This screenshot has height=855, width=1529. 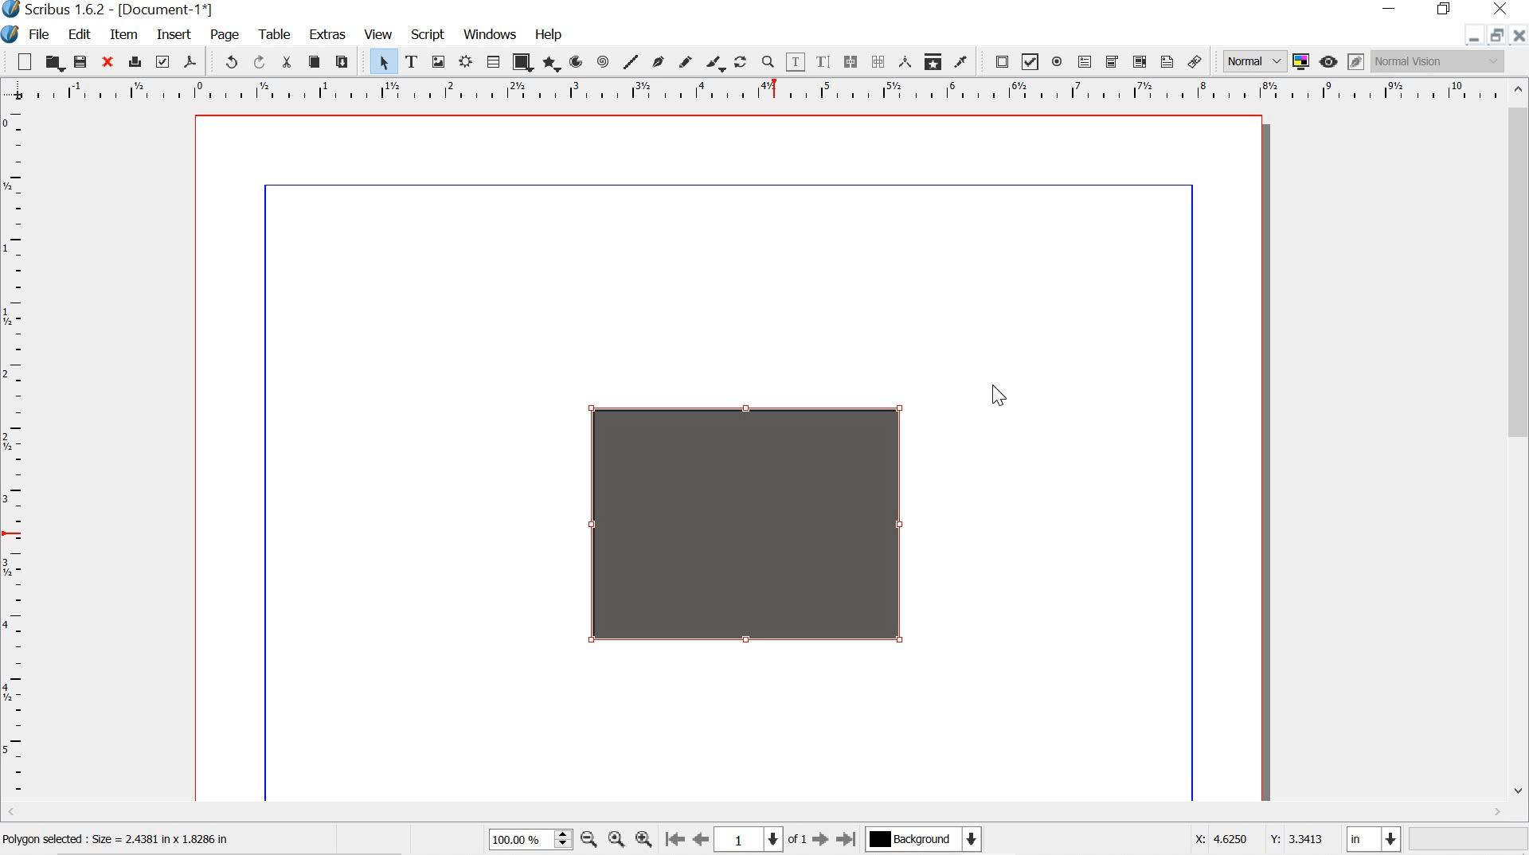 What do you see at coordinates (1355, 60) in the screenshot?
I see `edit in preview mode` at bounding box center [1355, 60].